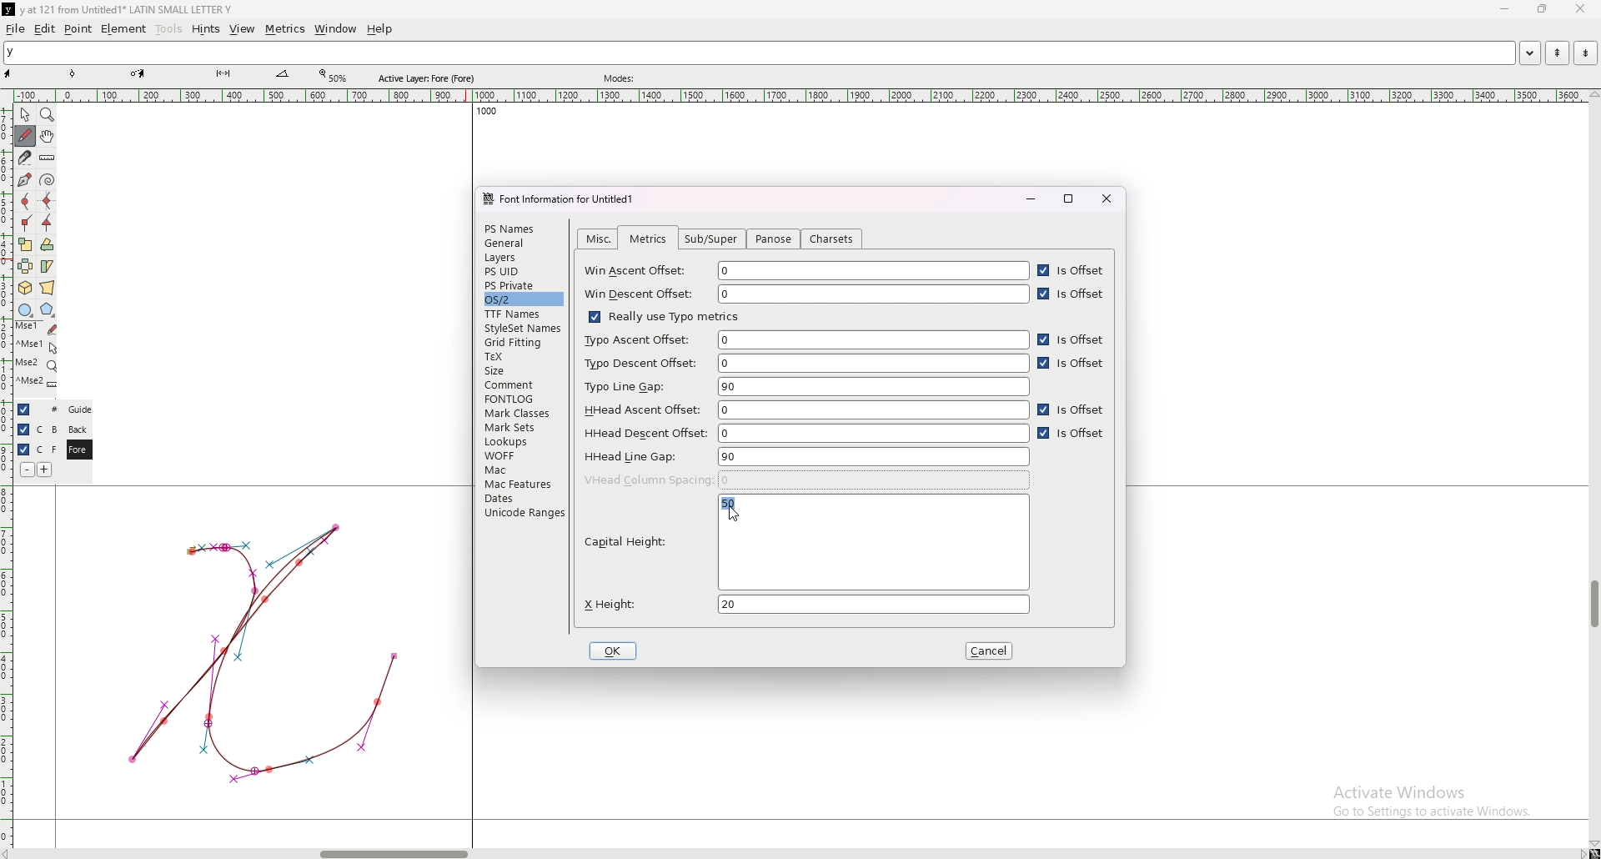 This screenshot has width=1601, height=859. I want to click on open word list, so click(1529, 53).